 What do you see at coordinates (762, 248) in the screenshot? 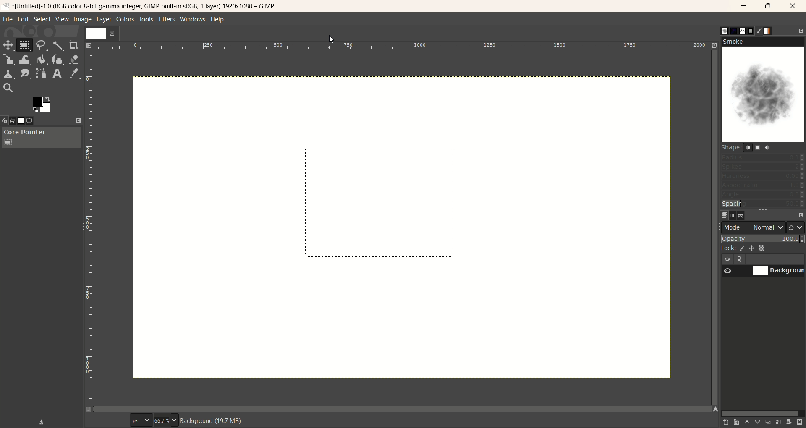
I see `lock alpha channel` at bounding box center [762, 248].